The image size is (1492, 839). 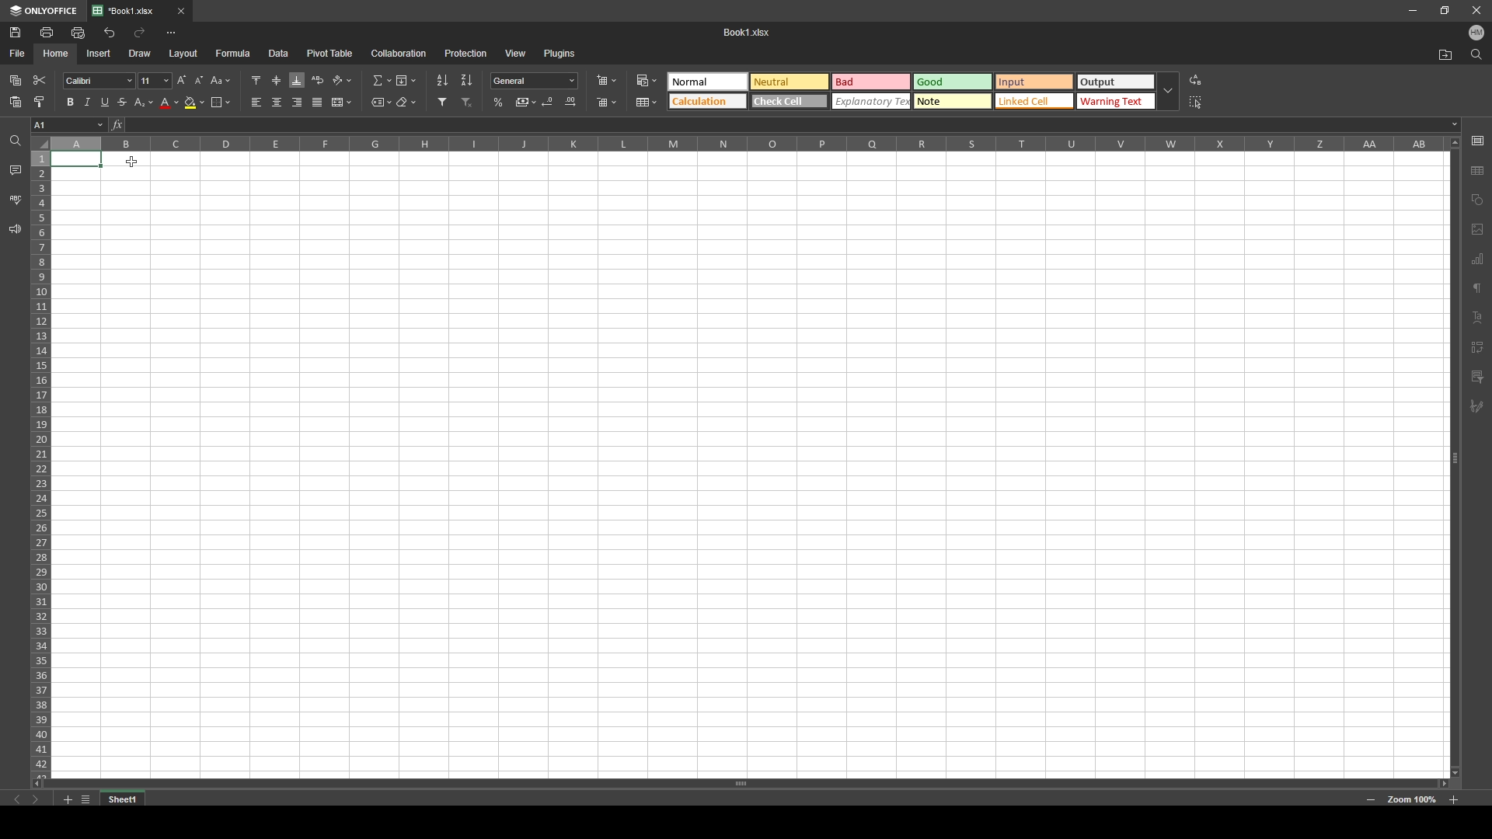 What do you see at coordinates (1036, 82) in the screenshot?
I see `Input` at bounding box center [1036, 82].